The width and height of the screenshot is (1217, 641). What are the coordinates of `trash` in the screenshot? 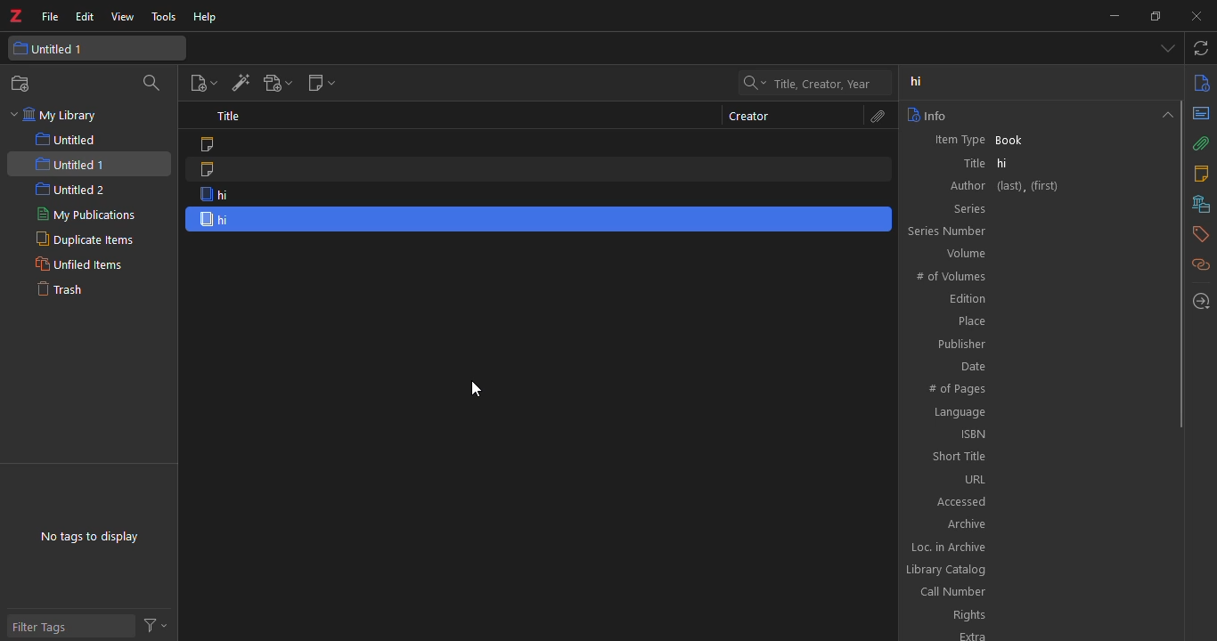 It's located at (59, 290).